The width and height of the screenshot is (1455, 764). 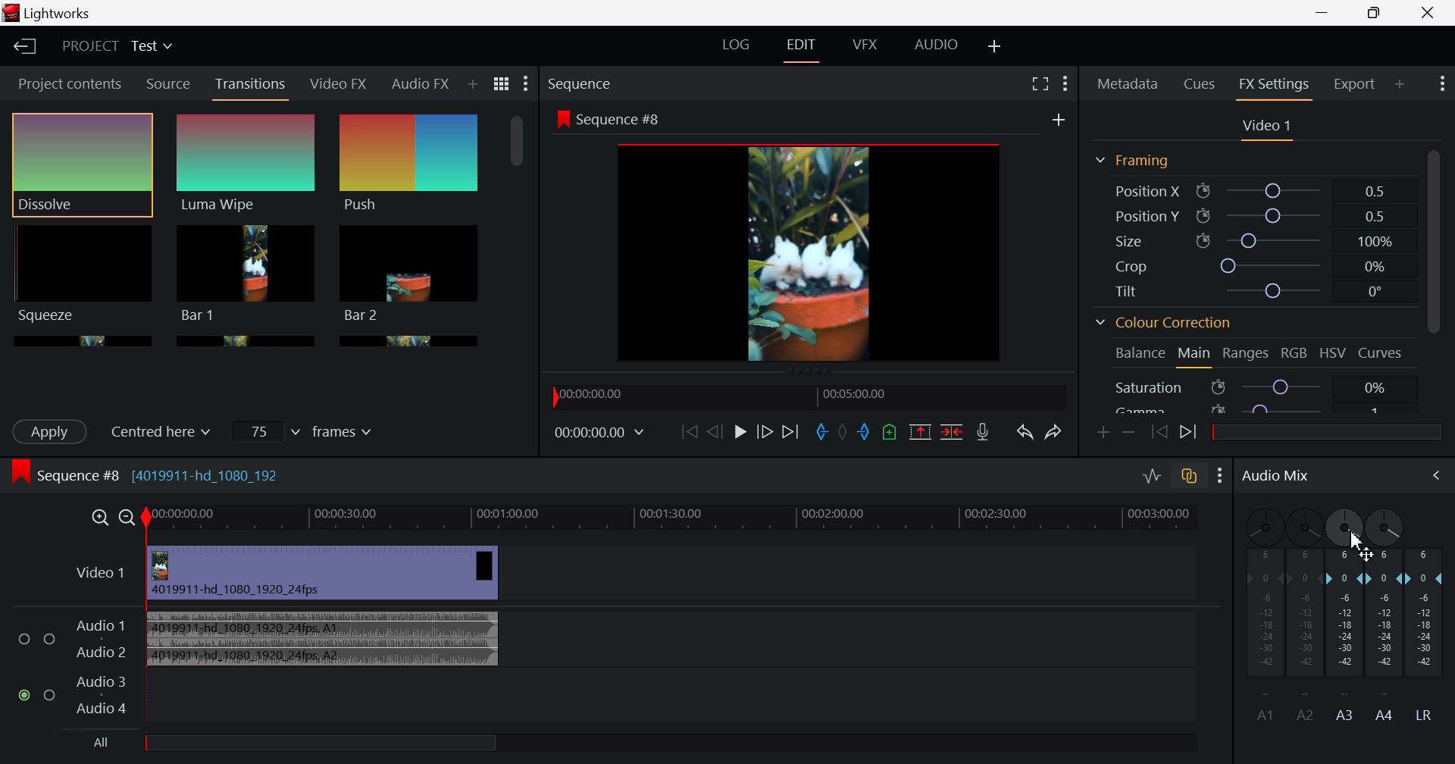 I want to click on Restore Down, so click(x=1322, y=14).